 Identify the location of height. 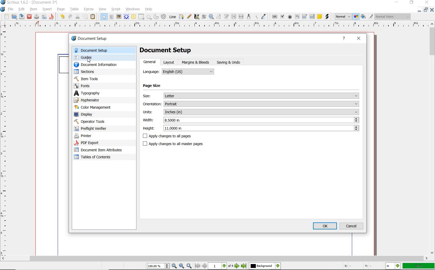
(262, 128).